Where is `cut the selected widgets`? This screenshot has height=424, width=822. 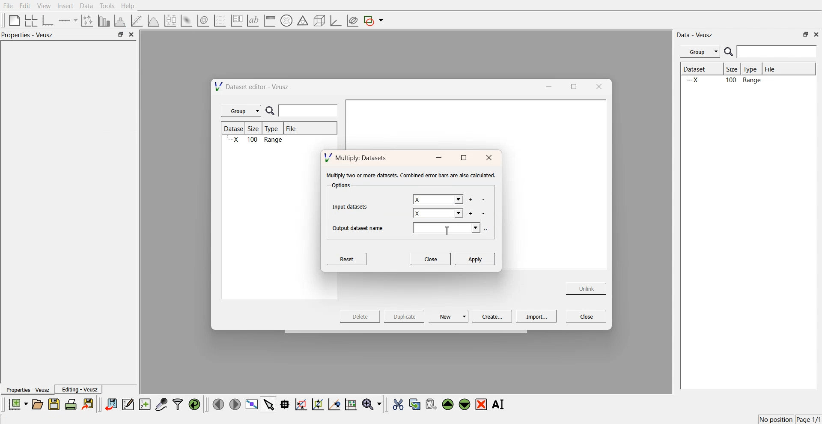 cut the selected widgets is located at coordinates (397, 405).